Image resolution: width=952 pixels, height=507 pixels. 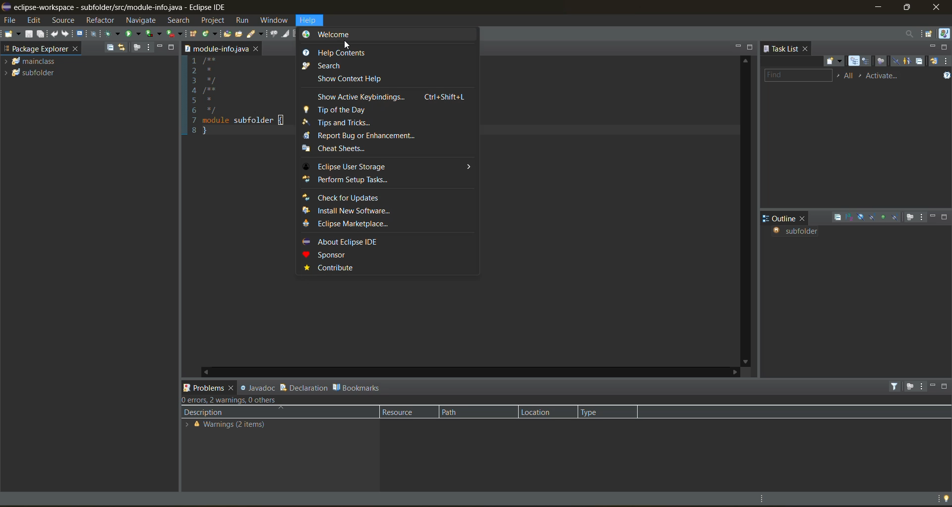 What do you see at coordinates (173, 48) in the screenshot?
I see `maximize` at bounding box center [173, 48].